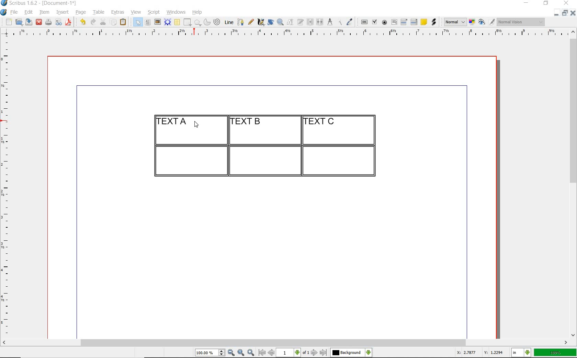 This screenshot has height=358, width=577. Describe the element at coordinates (15, 12) in the screenshot. I see `file` at that location.